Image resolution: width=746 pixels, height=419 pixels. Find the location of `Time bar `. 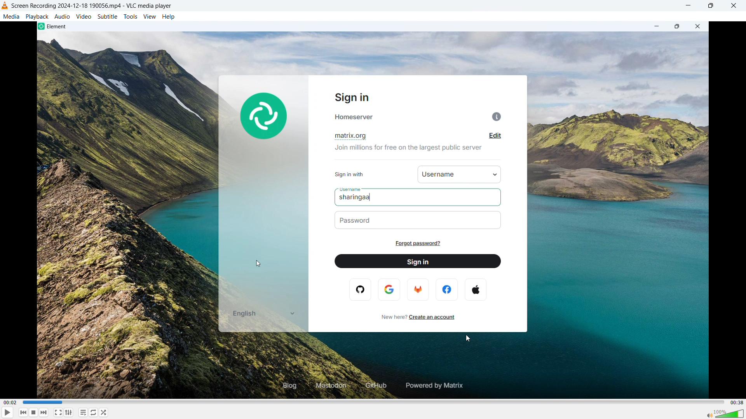

Time bar  is located at coordinates (375, 402).